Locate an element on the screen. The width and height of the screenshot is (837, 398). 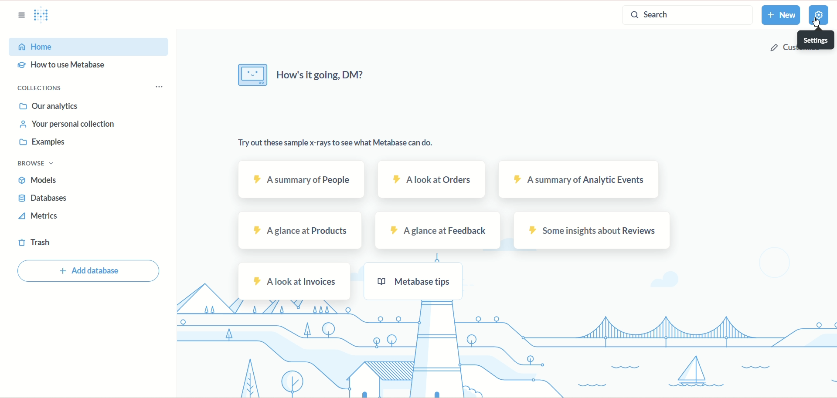
metabase tips is located at coordinates (410, 281).